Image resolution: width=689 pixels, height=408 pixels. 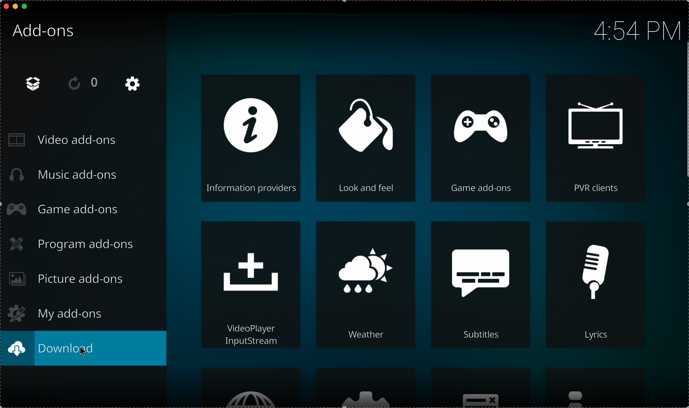 I want to click on game add-ons, so click(x=66, y=210).